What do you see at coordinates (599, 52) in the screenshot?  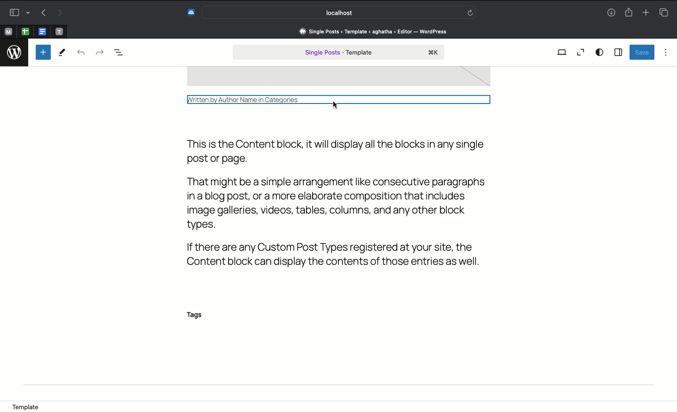 I see `View options` at bounding box center [599, 52].